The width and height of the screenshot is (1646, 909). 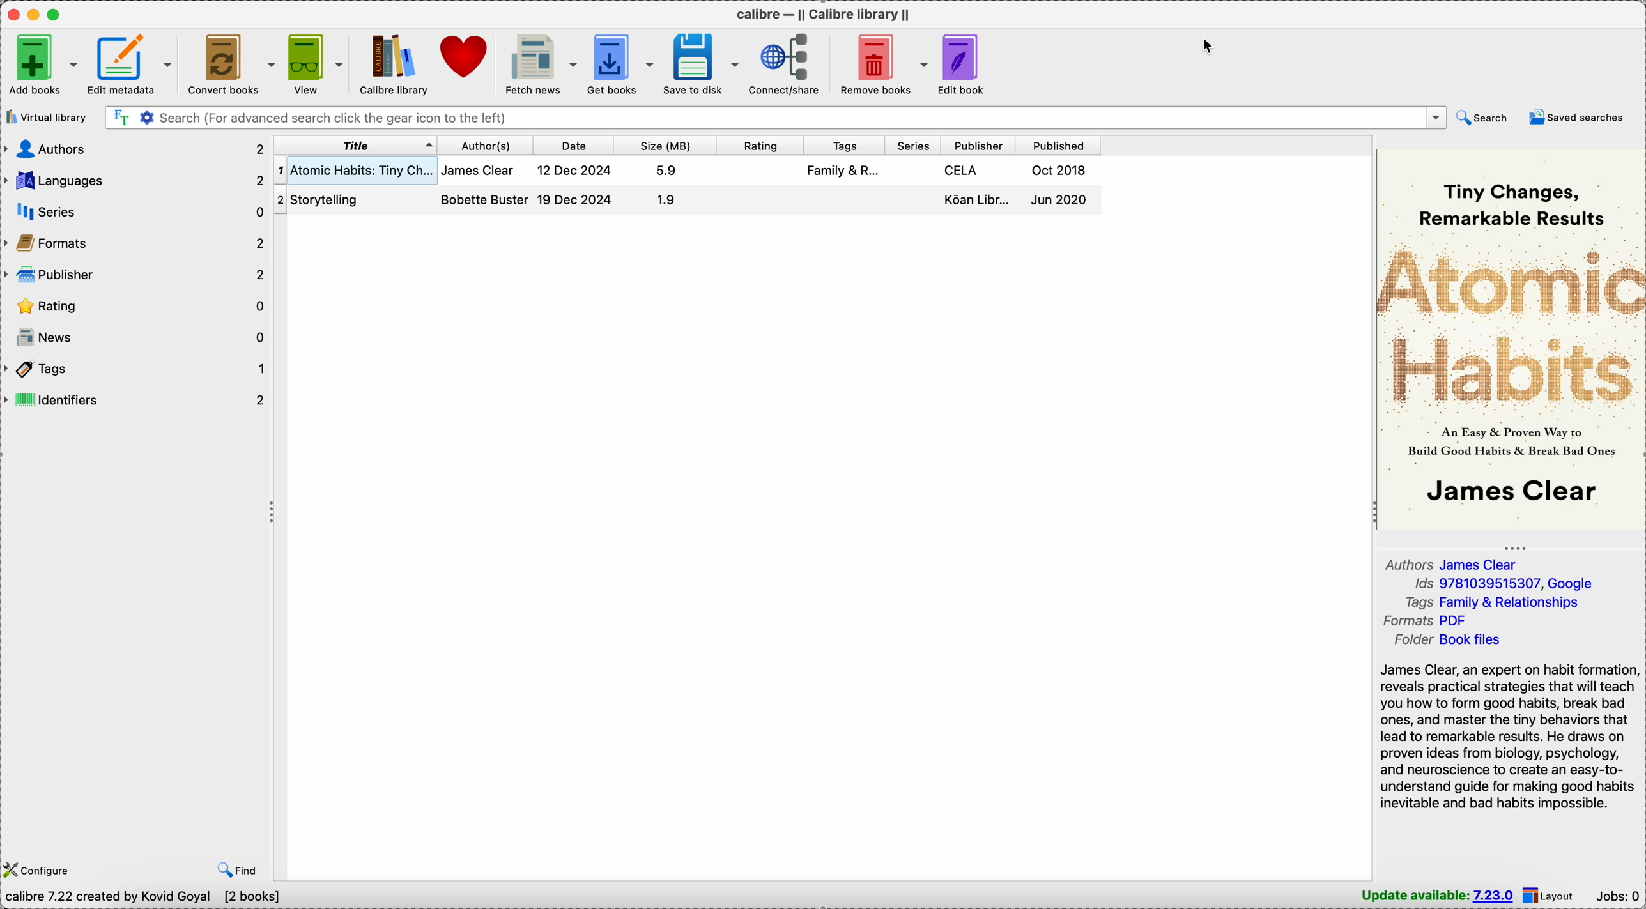 I want to click on publisher, so click(x=973, y=188).